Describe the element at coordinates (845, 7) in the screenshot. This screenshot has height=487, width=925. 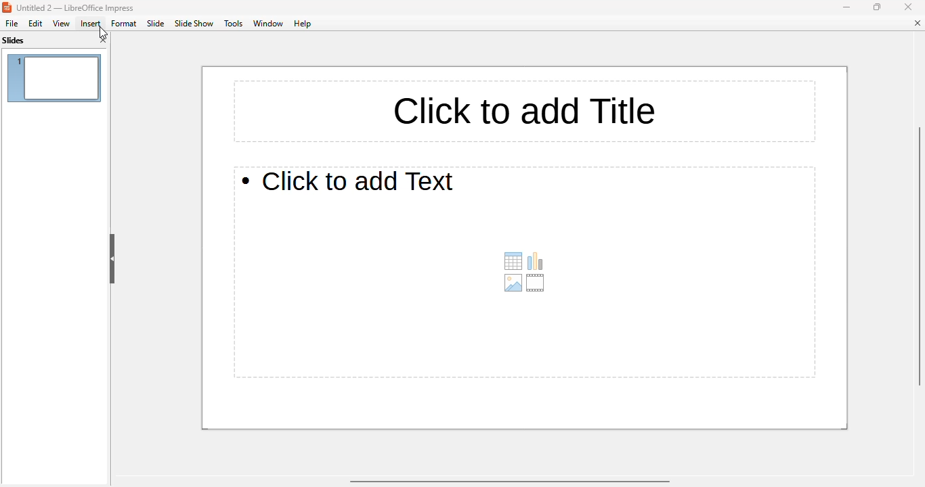
I see `minimize` at that location.